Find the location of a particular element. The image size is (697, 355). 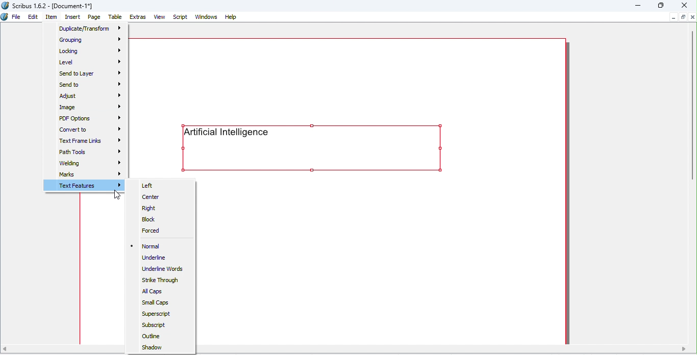

Shadow is located at coordinates (153, 348).